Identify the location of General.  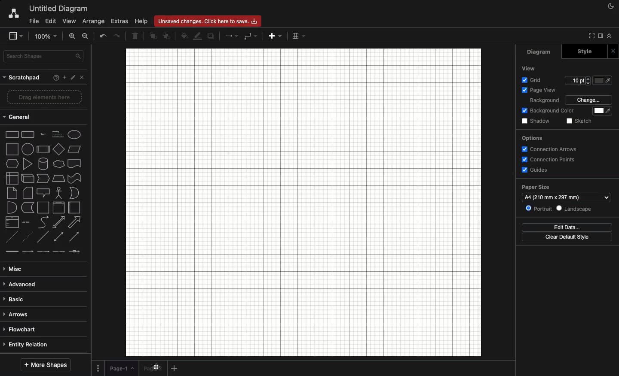
(18, 118).